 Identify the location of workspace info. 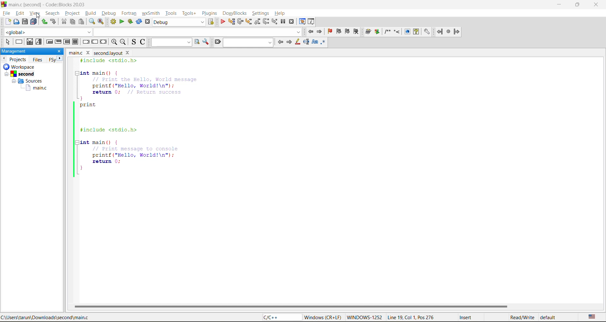
(27, 79).